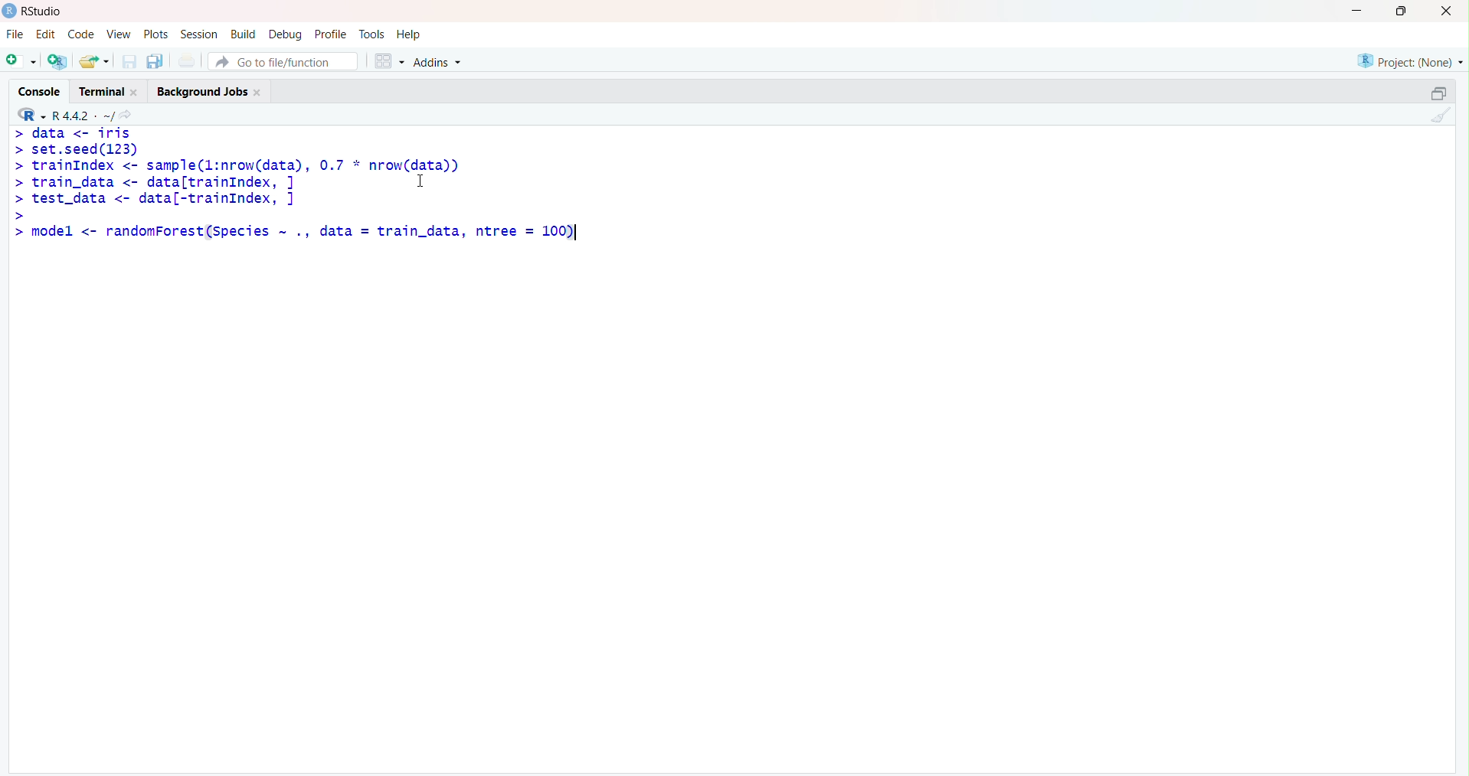 The height and width of the screenshot is (776, 1469). What do you see at coordinates (80, 34) in the screenshot?
I see `Code` at bounding box center [80, 34].